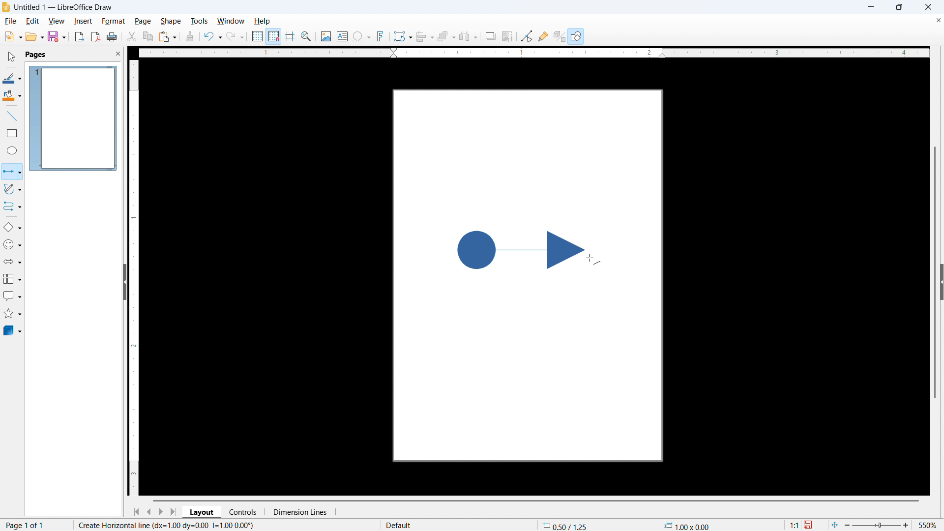 Image resolution: width=944 pixels, height=531 pixels. What do you see at coordinates (10, 21) in the screenshot?
I see `file ` at bounding box center [10, 21].